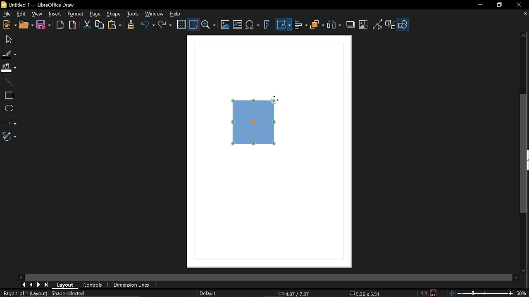 The width and height of the screenshot is (529, 297). Describe the element at coordinates (480, 293) in the screenshot. I see `Change zoom` at that location.